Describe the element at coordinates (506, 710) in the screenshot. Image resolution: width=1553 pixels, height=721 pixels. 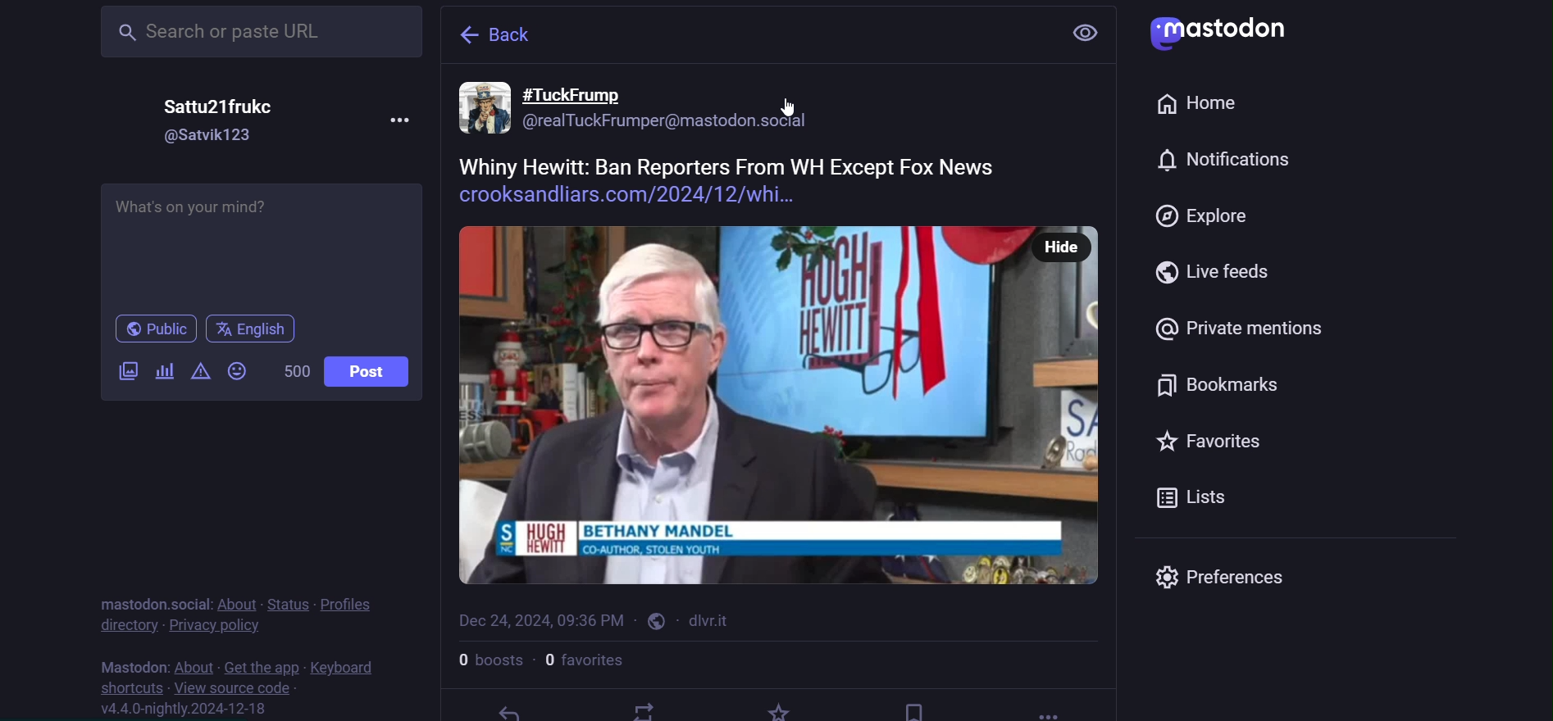
I see `reply` at that location.